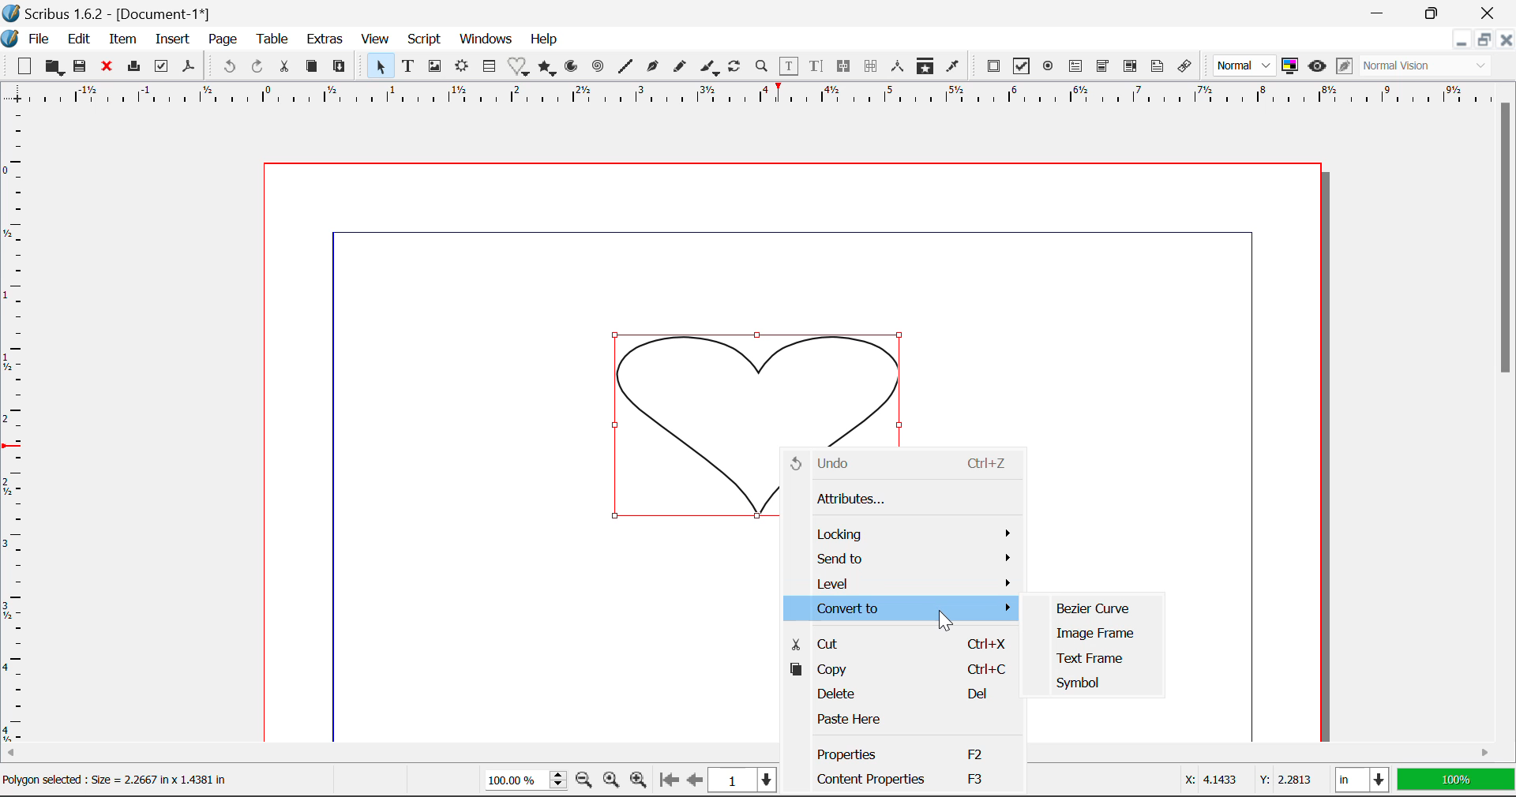 The width and height of the screenshot is (1516, 797). Describe the element at coordinates (24, 69) in the screenshot. I see `New` at that location.